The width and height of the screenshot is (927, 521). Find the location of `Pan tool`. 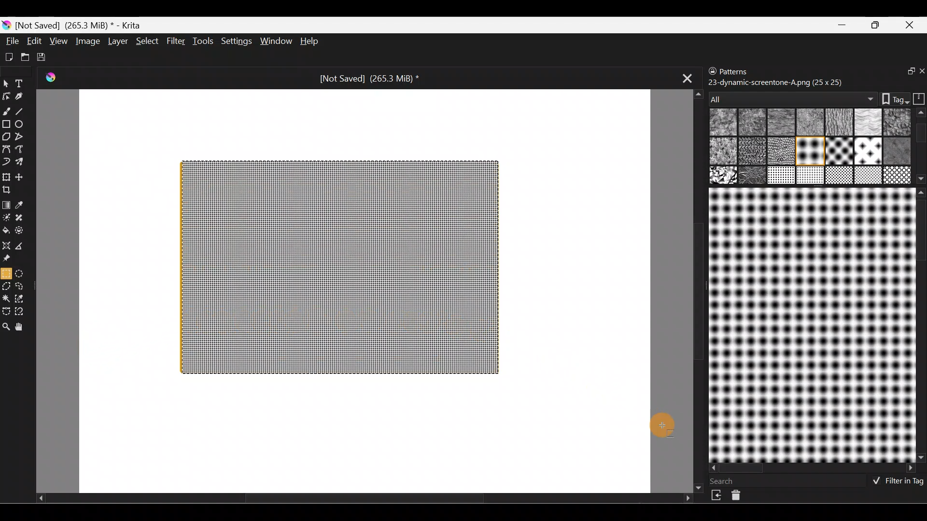

Pan tool is located at coordinates (24, 327).